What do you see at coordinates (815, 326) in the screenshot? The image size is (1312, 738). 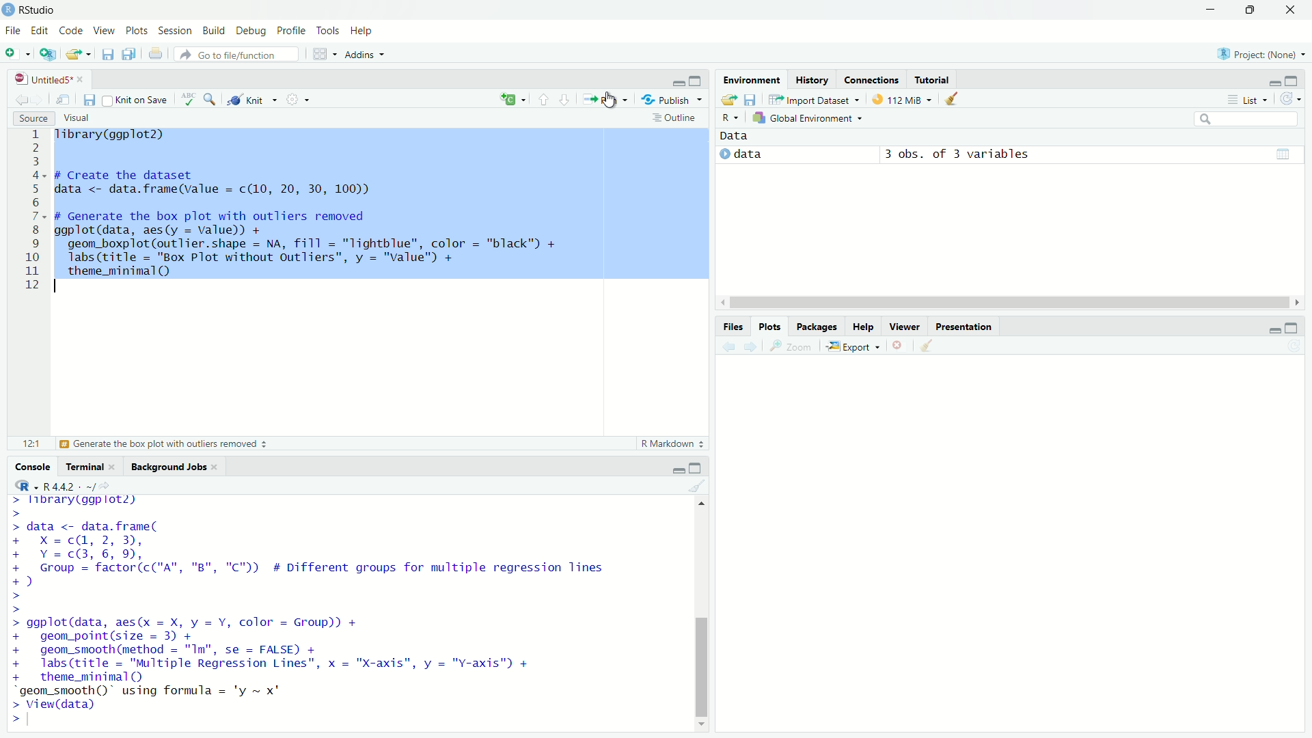 I see `Packages` at bounding box center [815, 326].